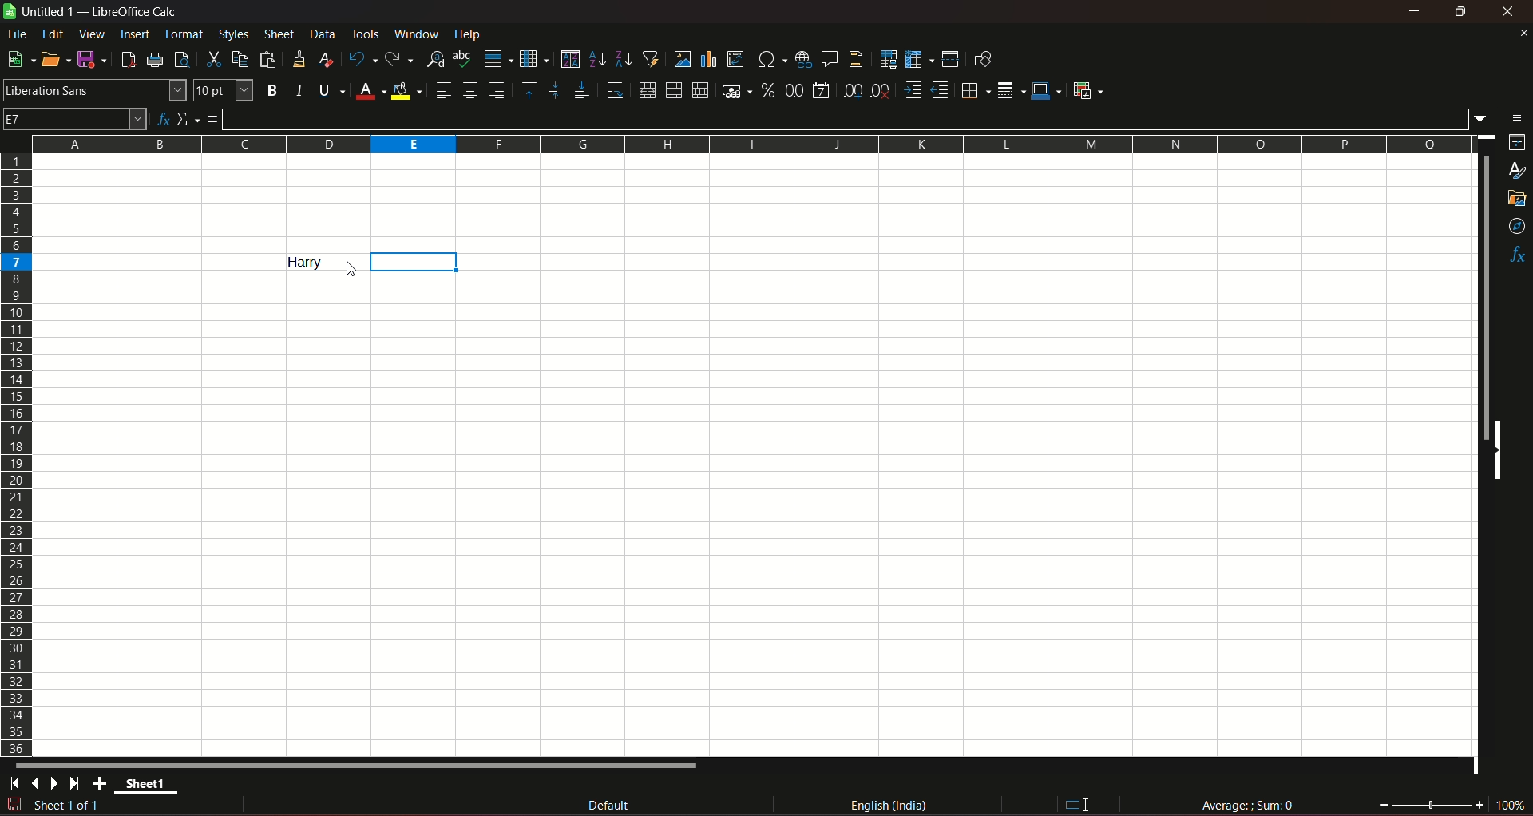 The width and height of the screenshot is (1533, 816). Describe the element at coordinates (470, 90) in the screenshot. I see `align center` at that location.